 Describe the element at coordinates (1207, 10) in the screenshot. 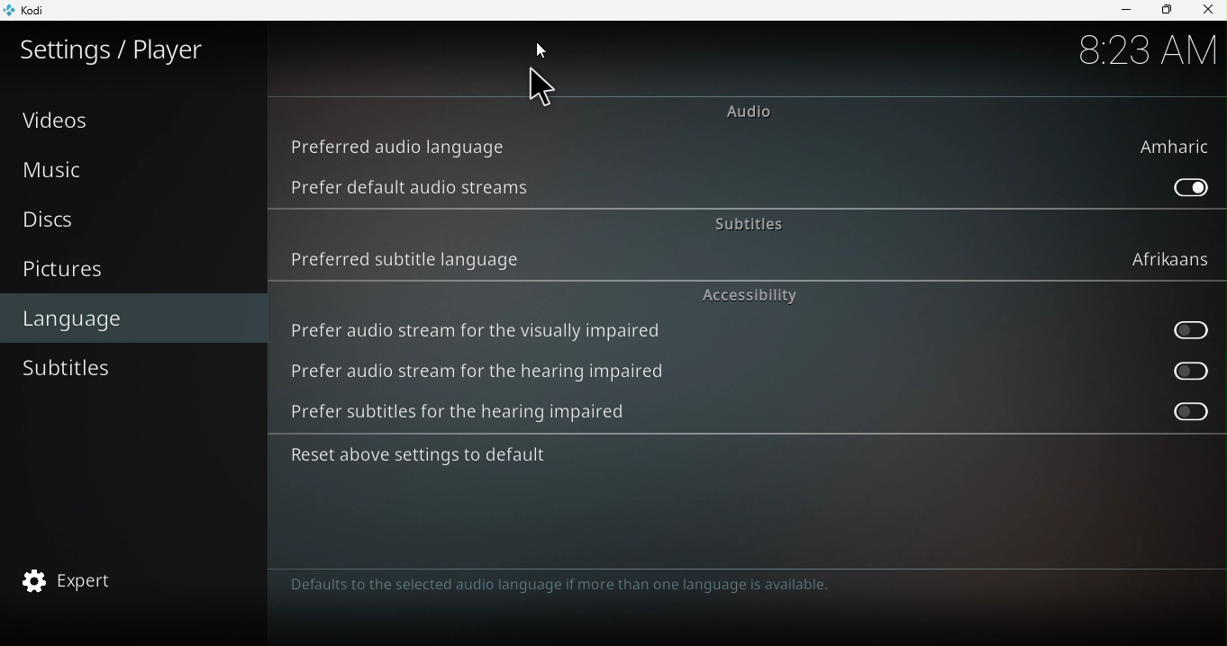

I see `Close` at that location.